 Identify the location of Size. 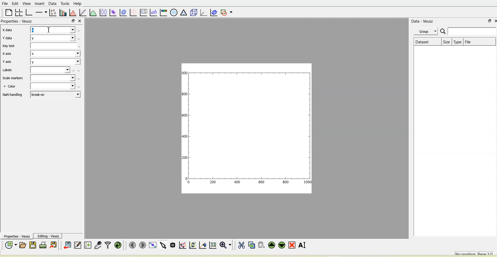
(447, 42).